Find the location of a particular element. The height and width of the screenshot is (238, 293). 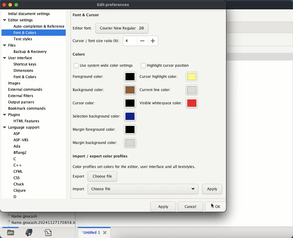

Files is located at coordinates (10, 45).